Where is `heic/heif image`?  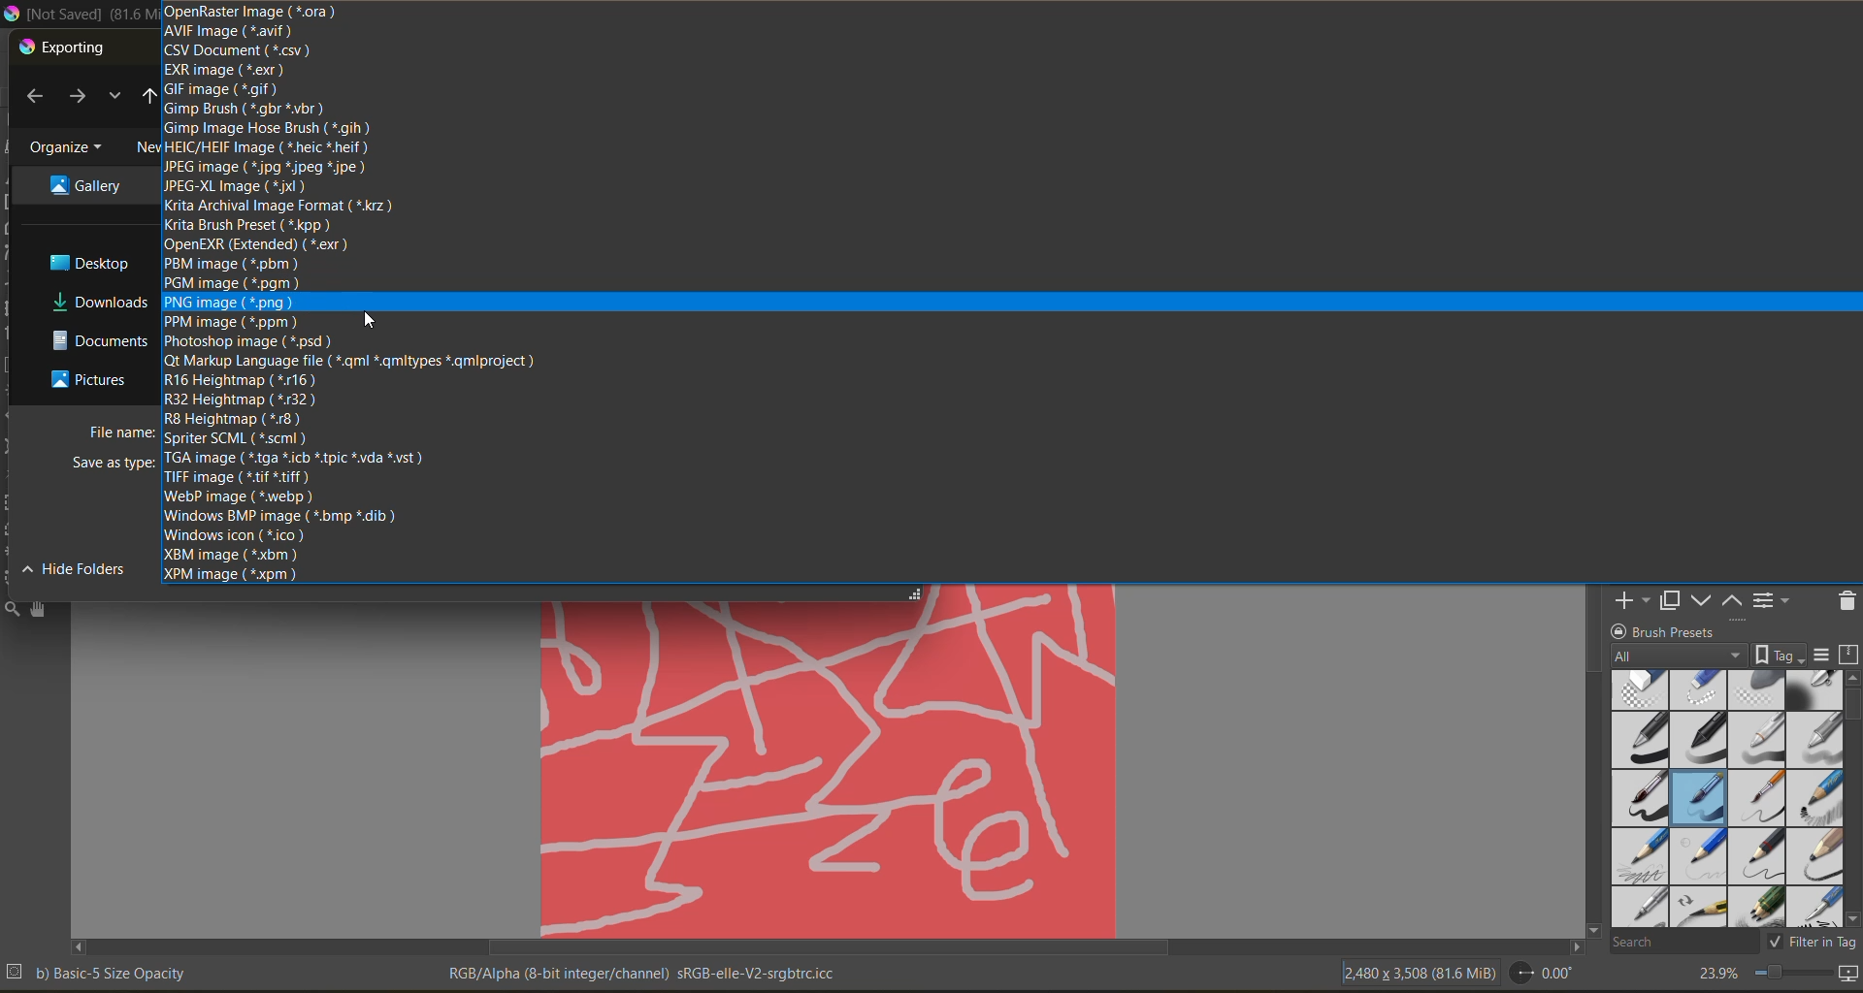
heic/heif image is located at coordinates (271, 147).